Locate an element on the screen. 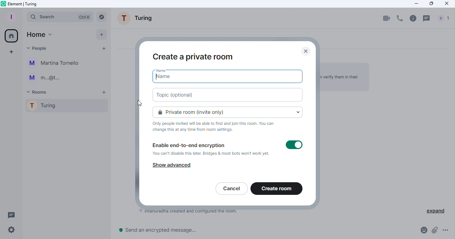  name is located at coordinates (169, 78).